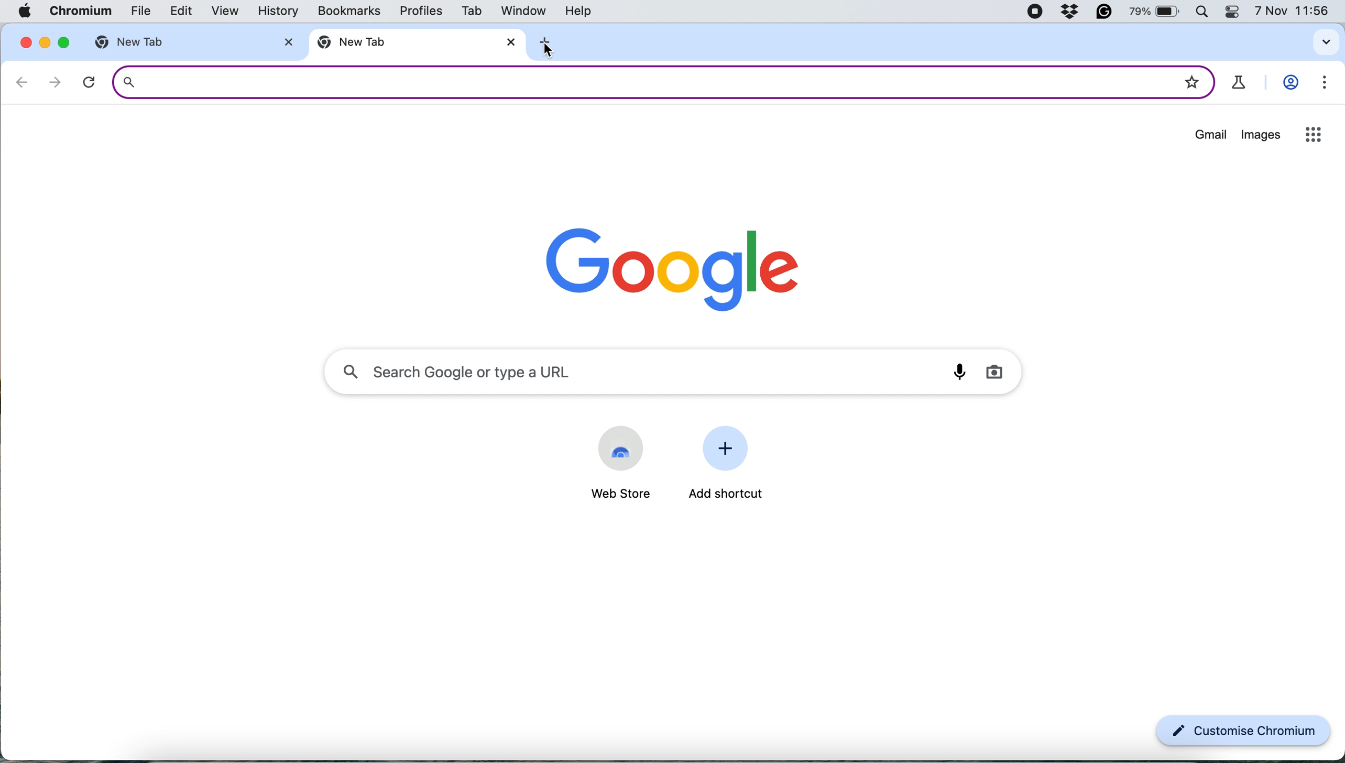 The width and height of the screenshot is (1345, 763). What do you see at coordinates (554, 42) in the screenshot?
I see `new tab` at bounding box center [554, 42].